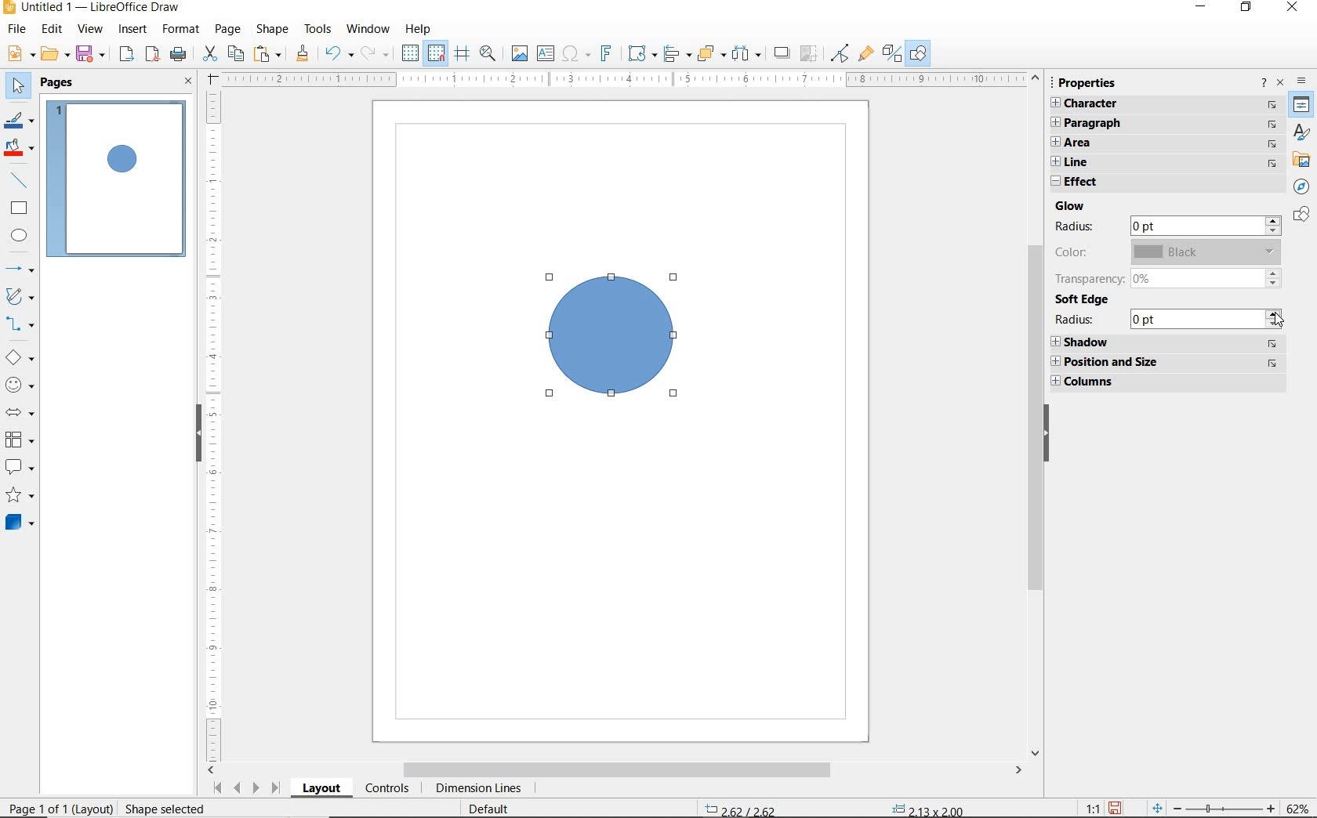  I want to click on Default, so click(499, 809).